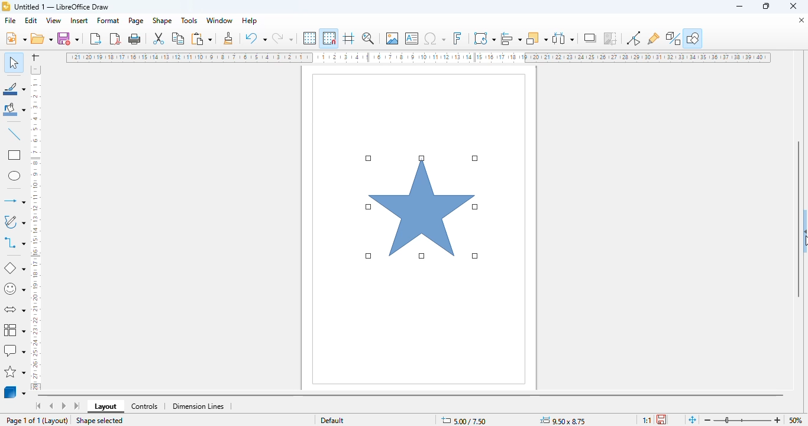  What do you see at coordinates (14, 111) in the screenshot?
I see `fill color` at bounding box center [14, 111].